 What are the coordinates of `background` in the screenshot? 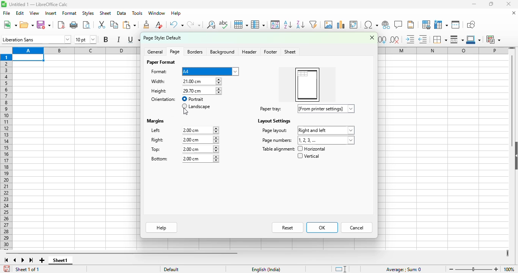 It's located at (223, 52).